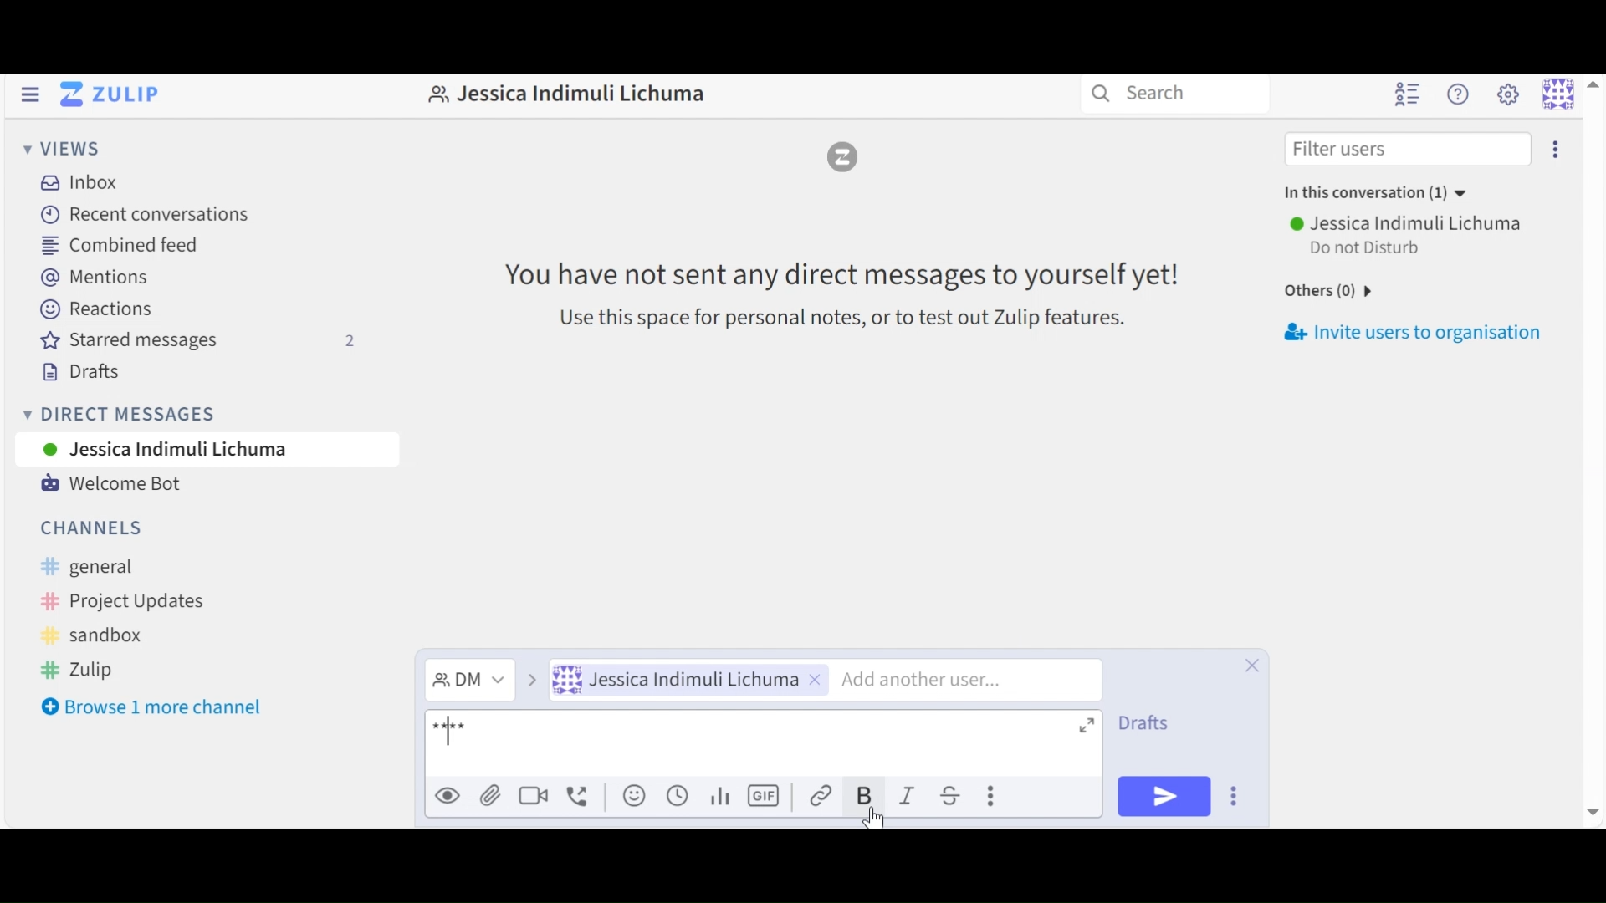 The height and width of the screenshot is (903, 1606). What do you see at coordinates (1249, 663) in the screenshot?
I see `Close` at bounding box center [1249, 663].